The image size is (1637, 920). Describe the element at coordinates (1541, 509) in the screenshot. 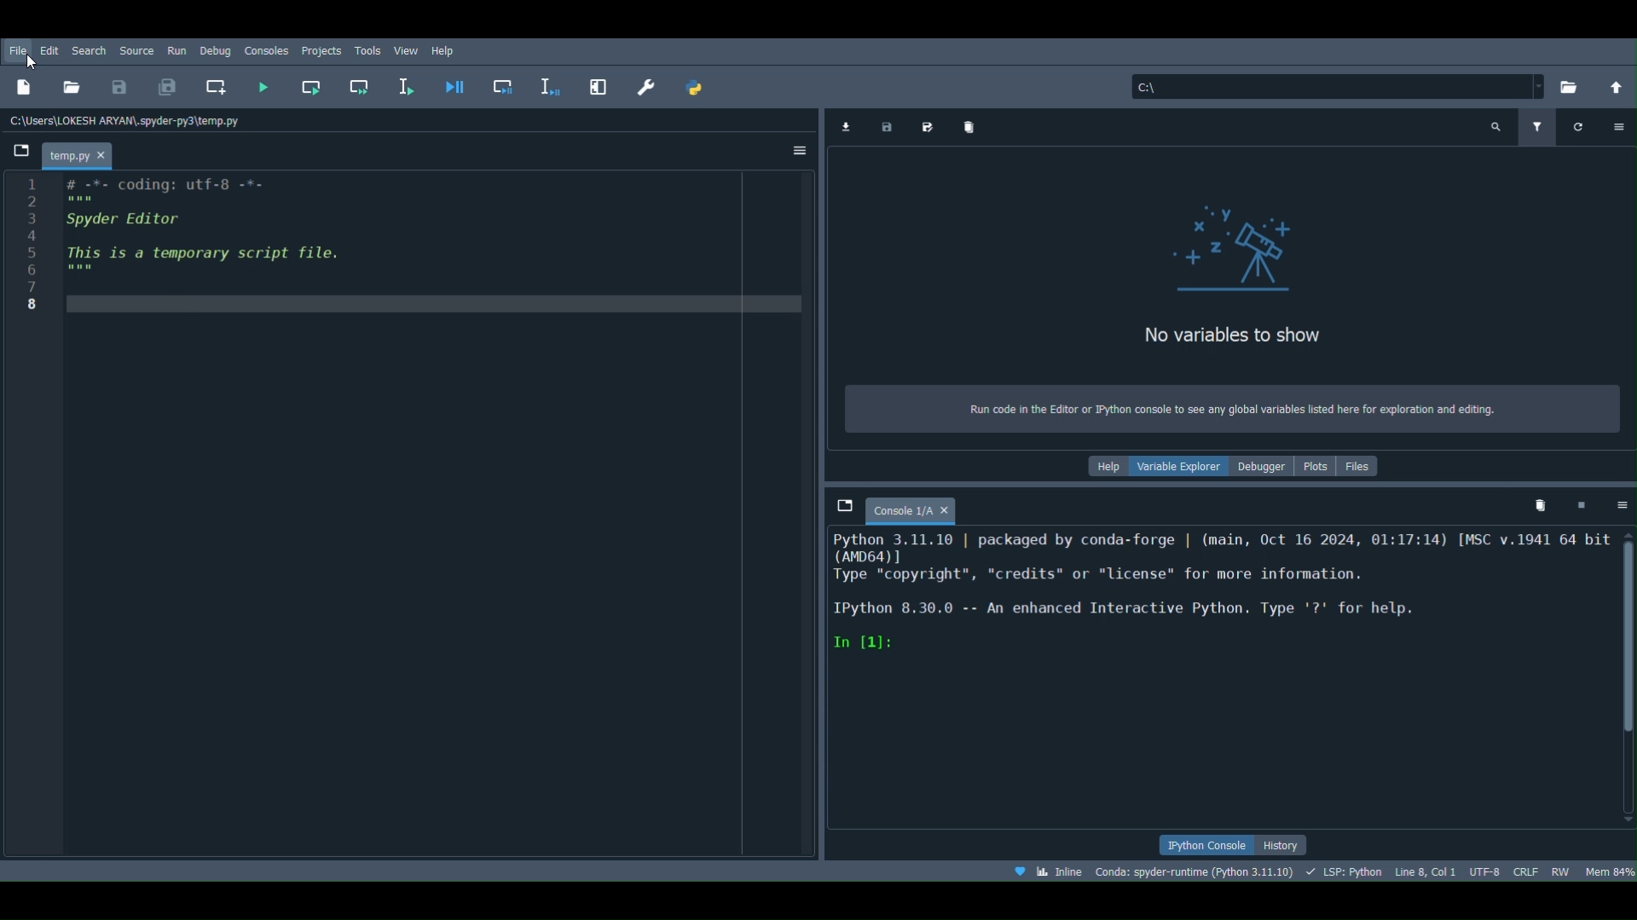

I see `Remove  all variables from namespace` at that location.